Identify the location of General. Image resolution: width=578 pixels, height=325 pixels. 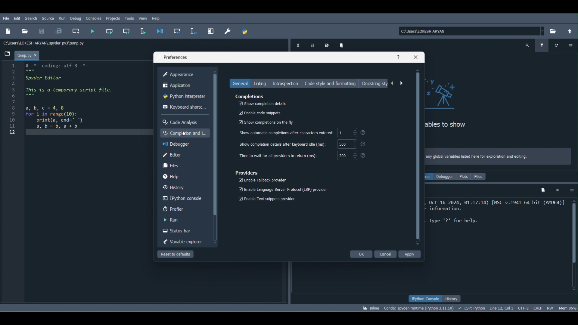
(240, 84).